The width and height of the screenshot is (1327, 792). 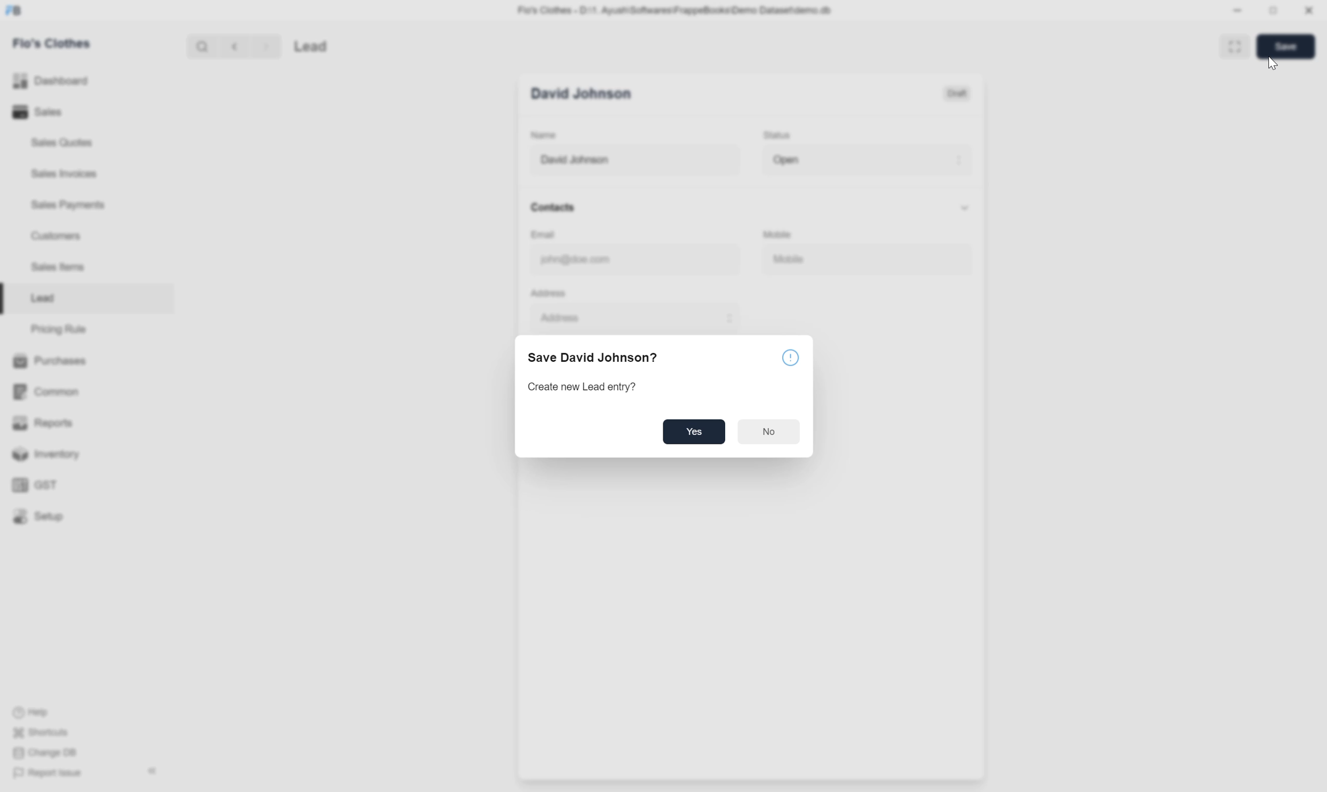 I want to click on Status, so click(x=778, y=135).